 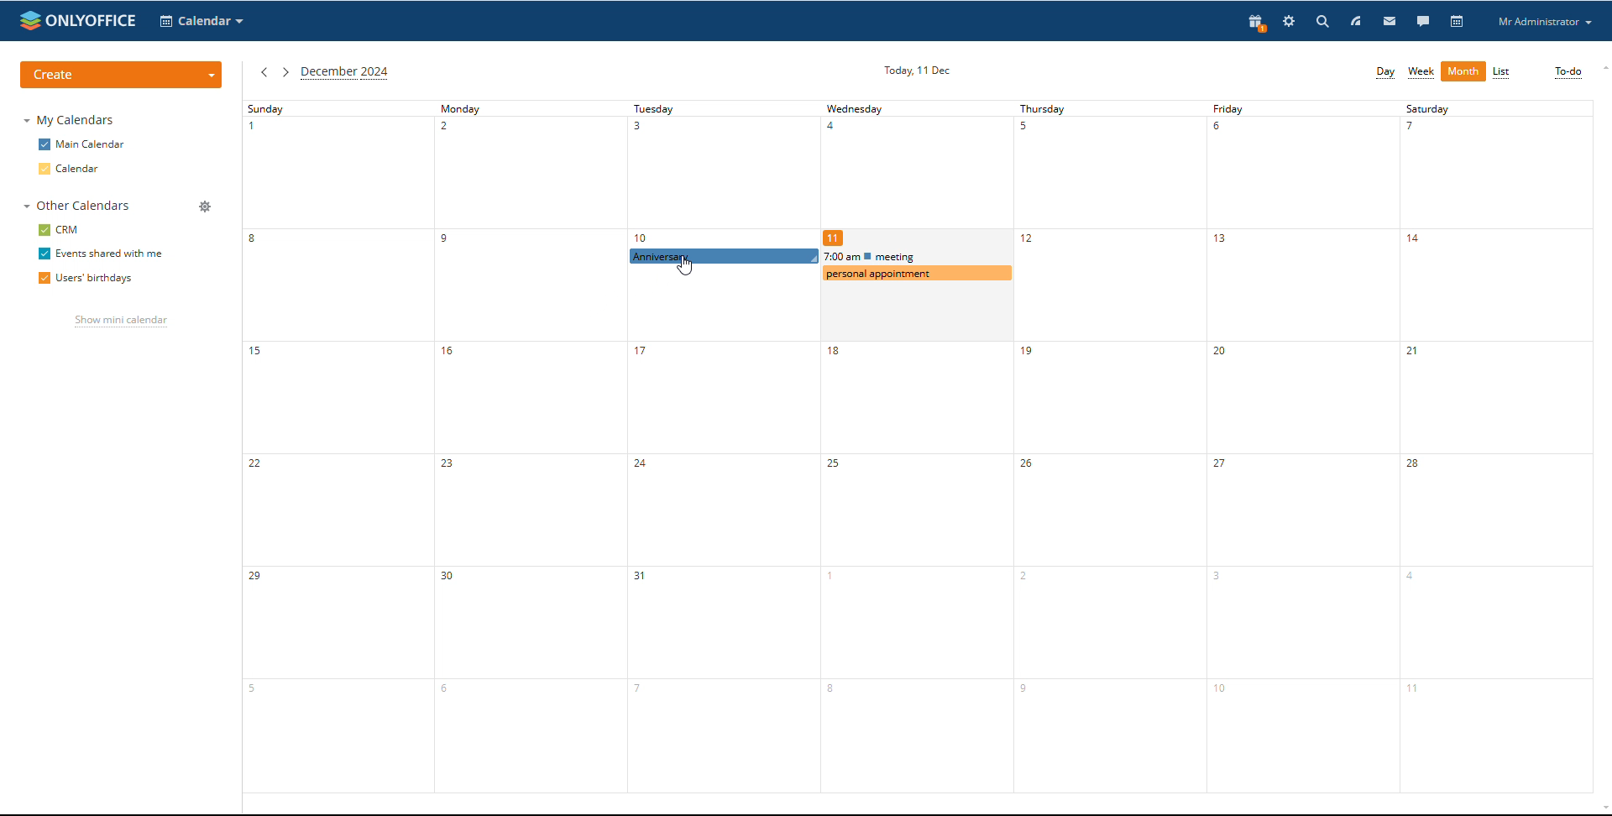 I want to click on thursday, so click(x=1109, y=447).